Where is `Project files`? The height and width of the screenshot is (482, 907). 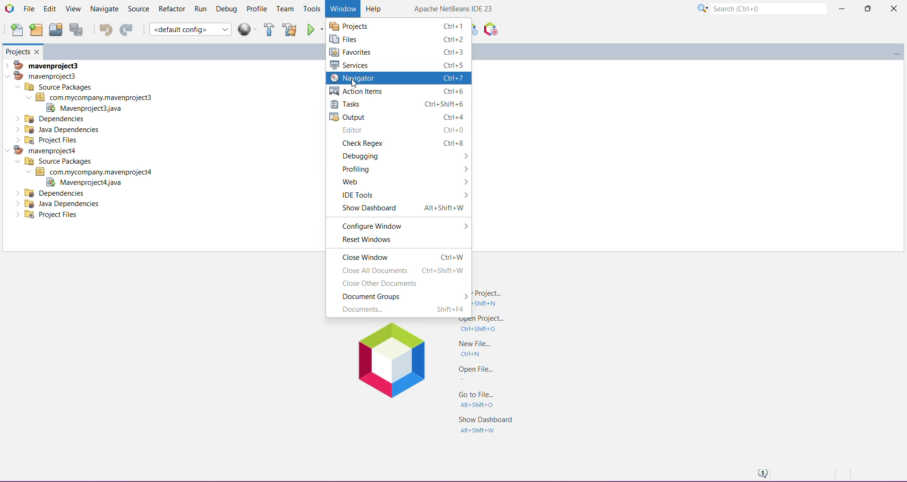
Project files is located at coordinates (47, 140).